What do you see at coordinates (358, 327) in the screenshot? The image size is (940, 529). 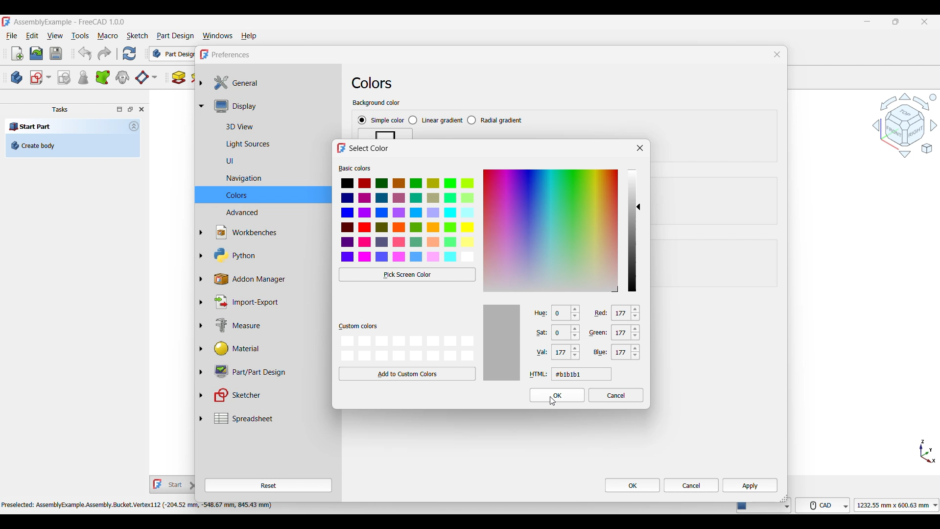 I see `custom colors` at bounding box center [358, 327].